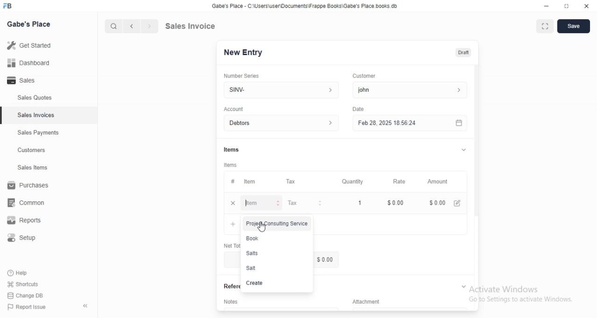  Describe the element at coordinates (37, 115) in the screenshot. I see `Sales Invoices` at that location.